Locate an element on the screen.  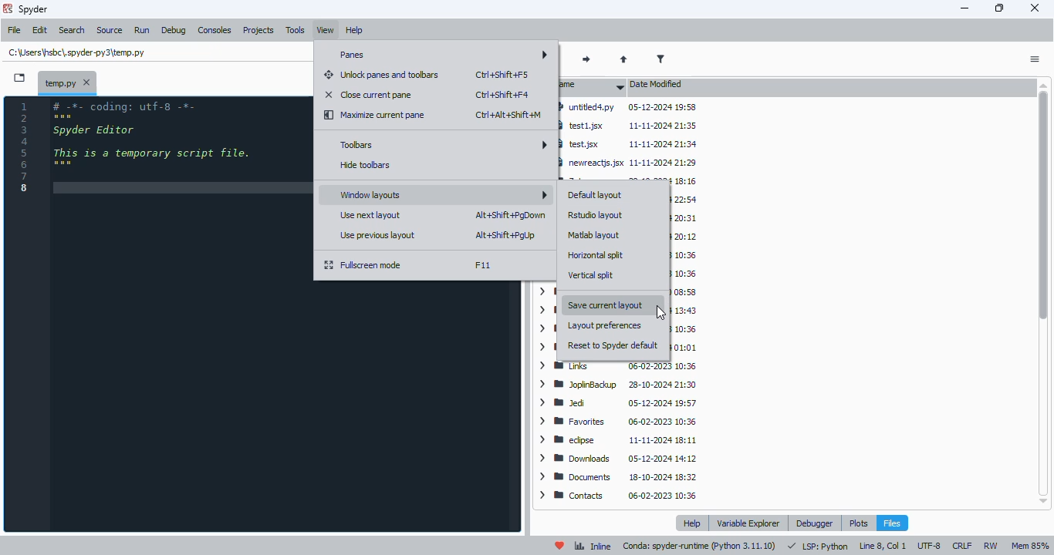
next is located at coordinates (586, 60).